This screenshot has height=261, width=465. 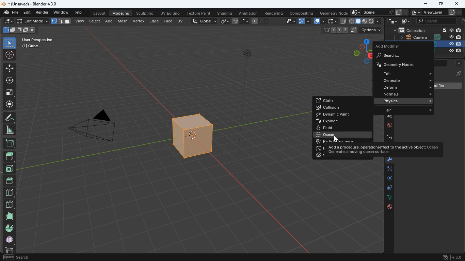 I want to click on scene, so click(x=378, y=12).